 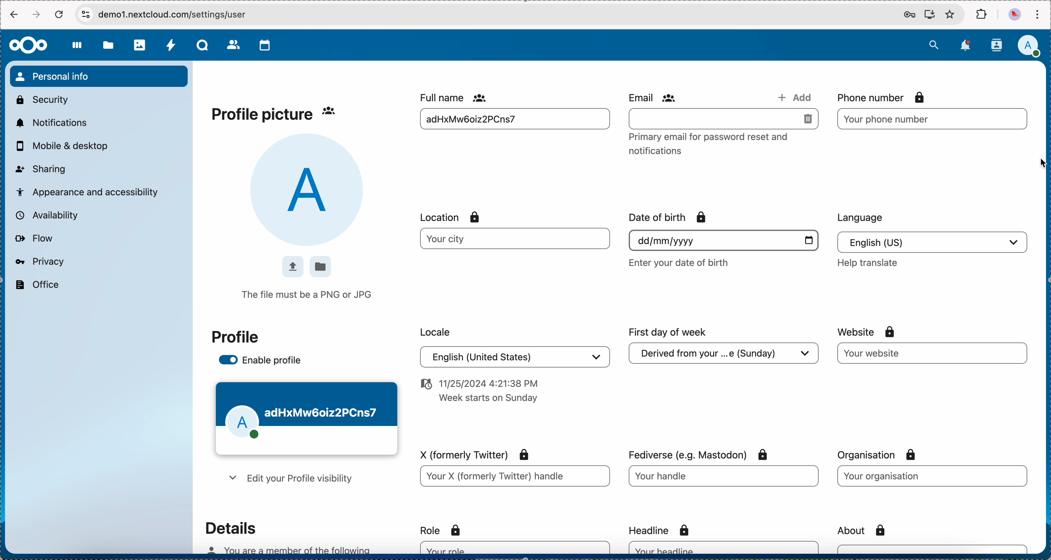 What do you see at coordinates (455, 97) in the screenshot?
I see `full name` at bounding box center [455, 97].